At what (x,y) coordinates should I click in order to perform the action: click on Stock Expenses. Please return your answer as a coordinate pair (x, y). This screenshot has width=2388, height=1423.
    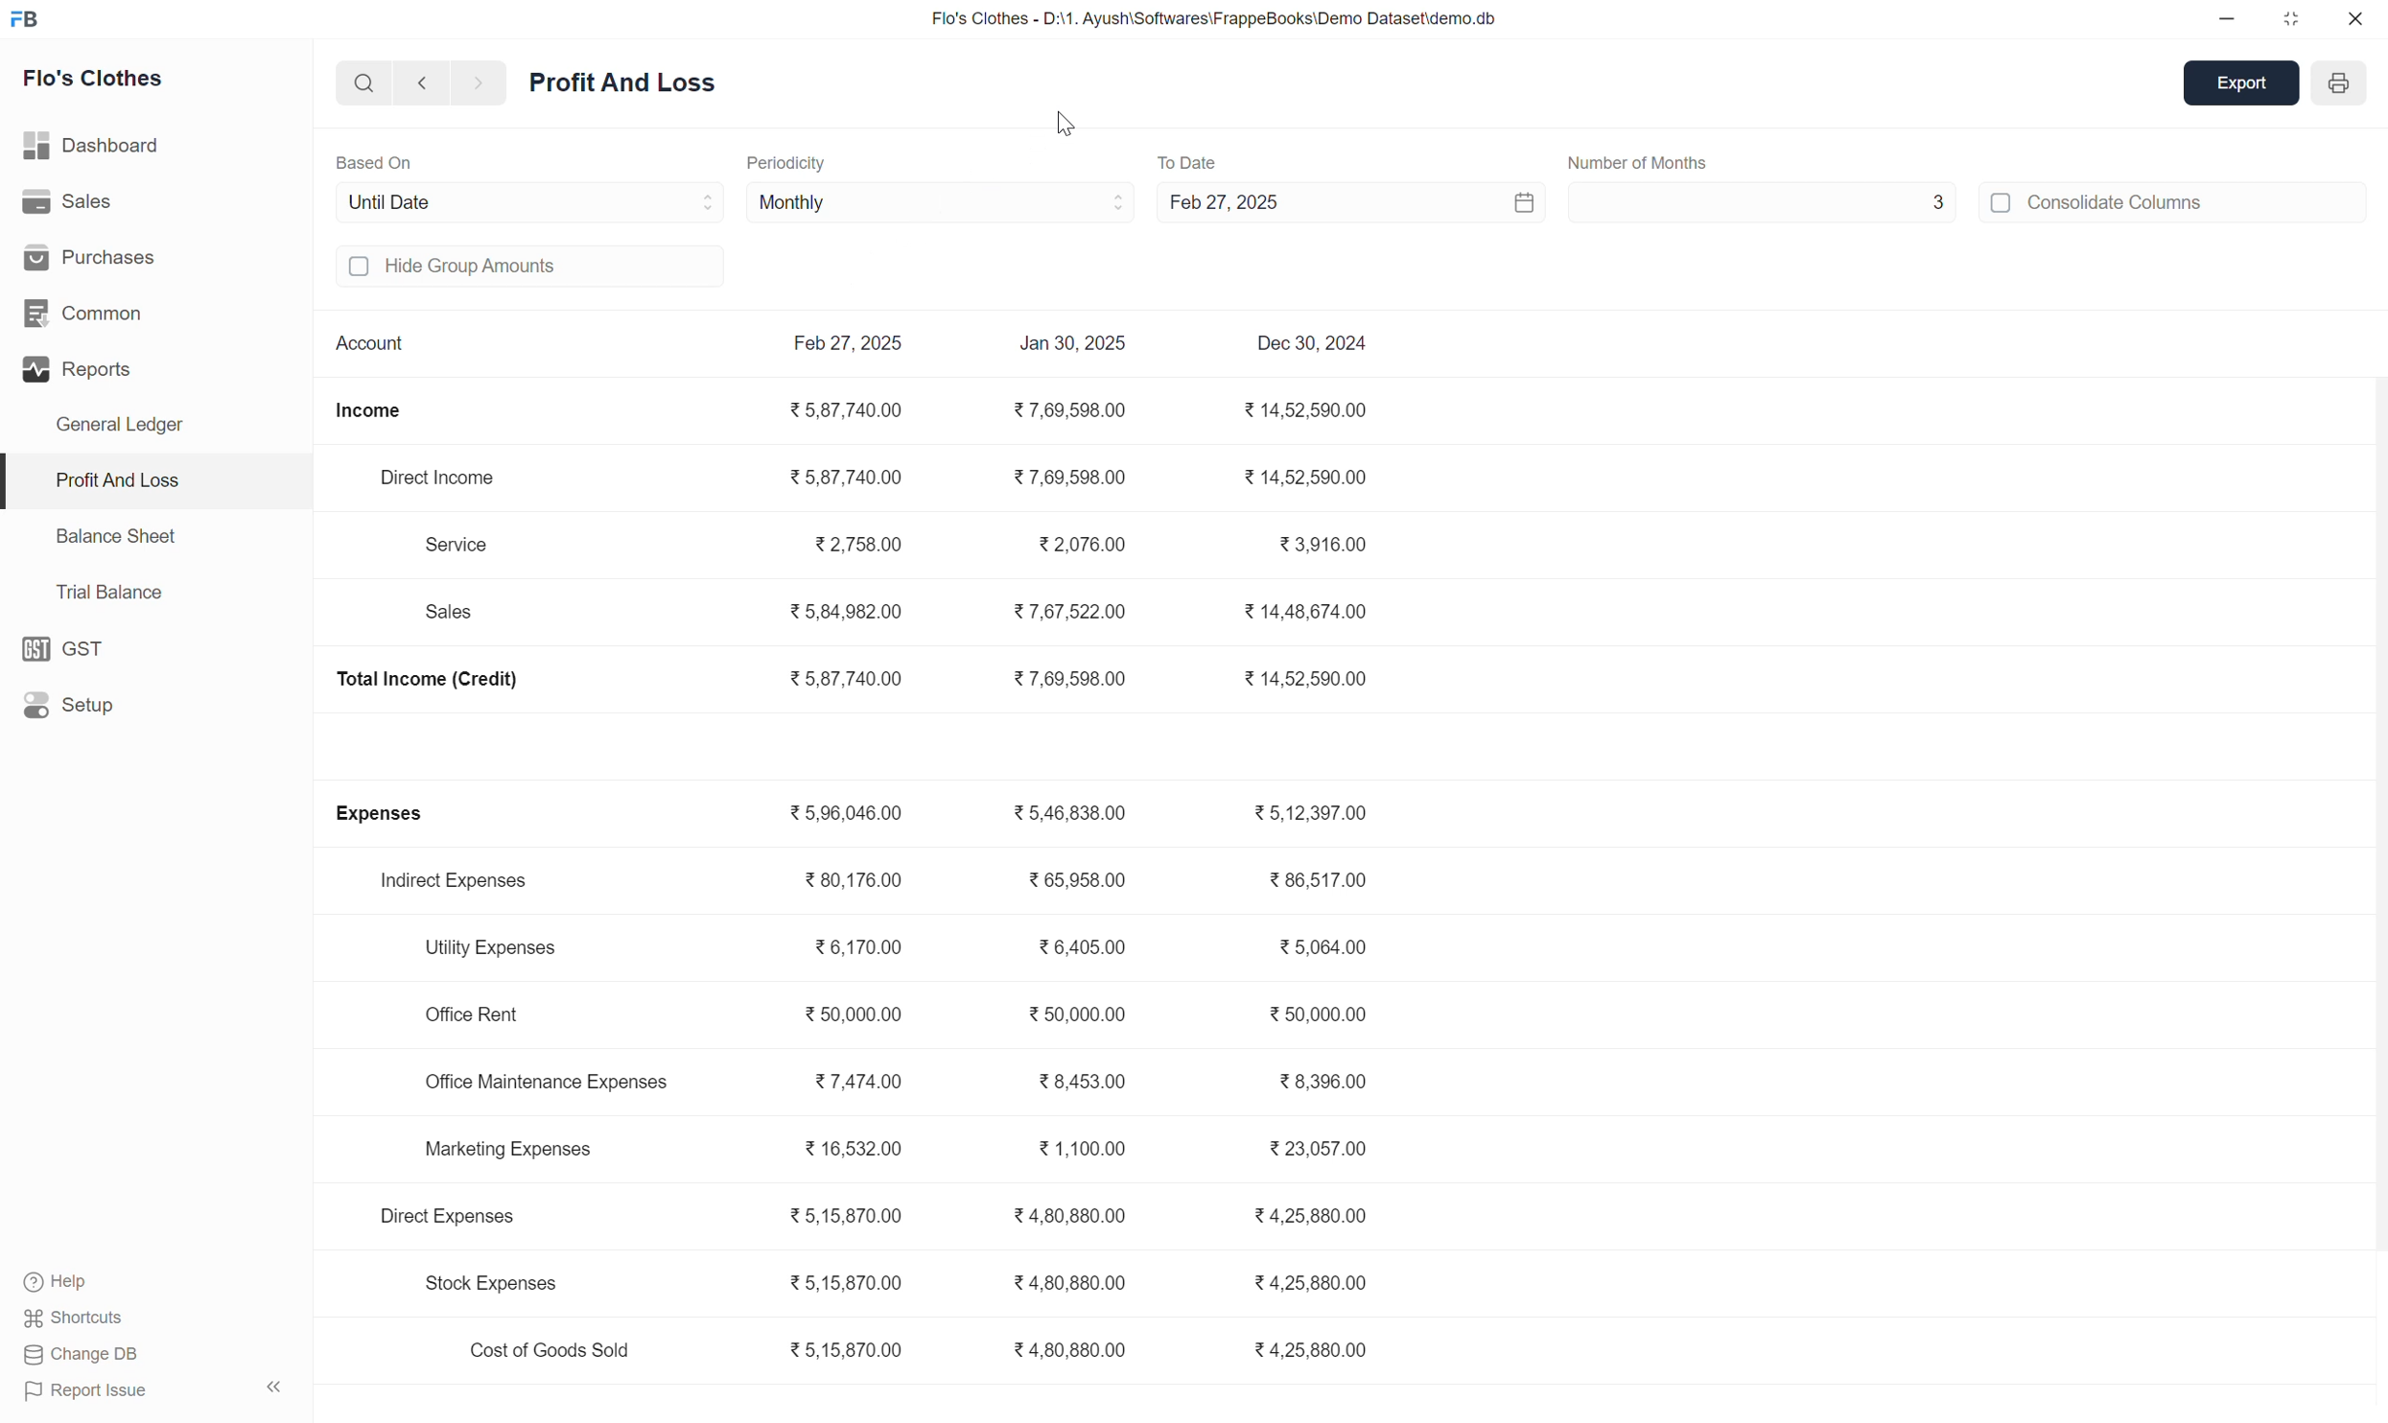
    Looking at the image, I should click on (486, 1278).